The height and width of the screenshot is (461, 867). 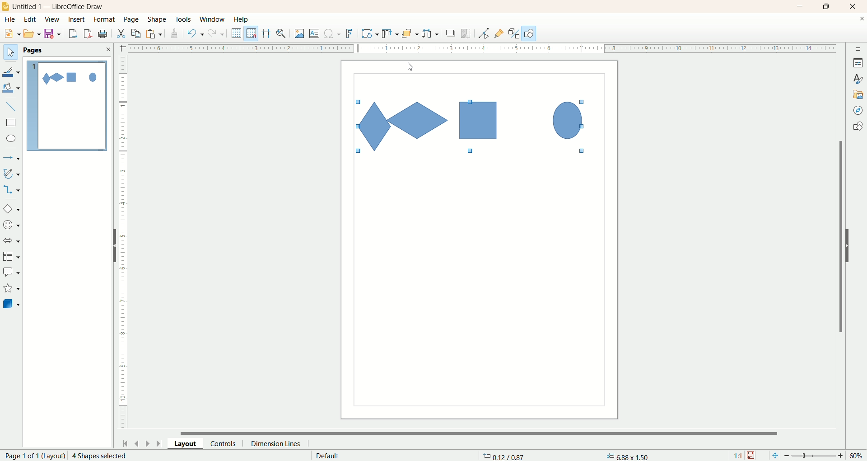 I want to click on vertical scroll bar, so click(x=839, y=236).